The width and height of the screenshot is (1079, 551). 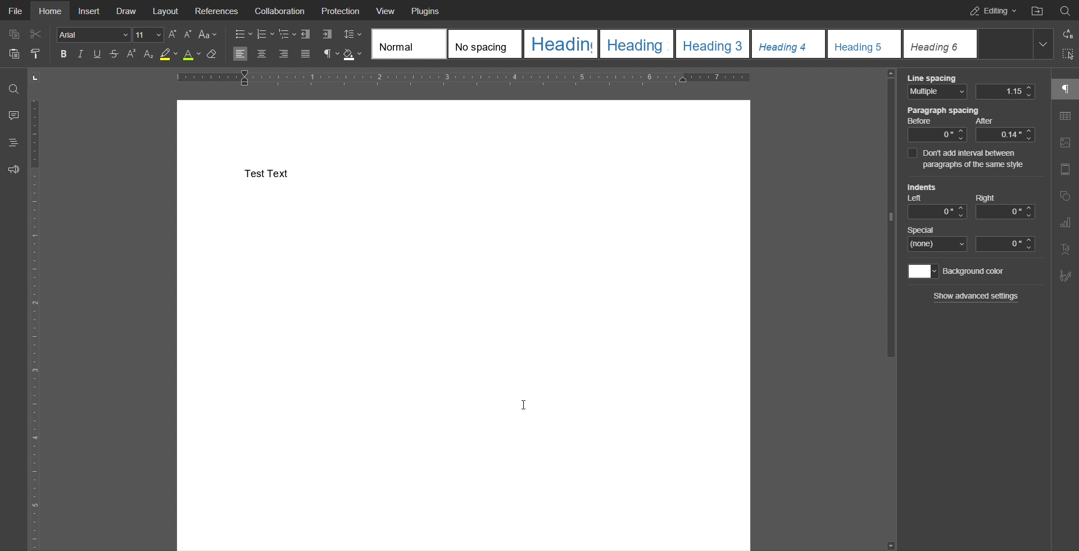 I want to click on Indents, so click(x=316, y=35).